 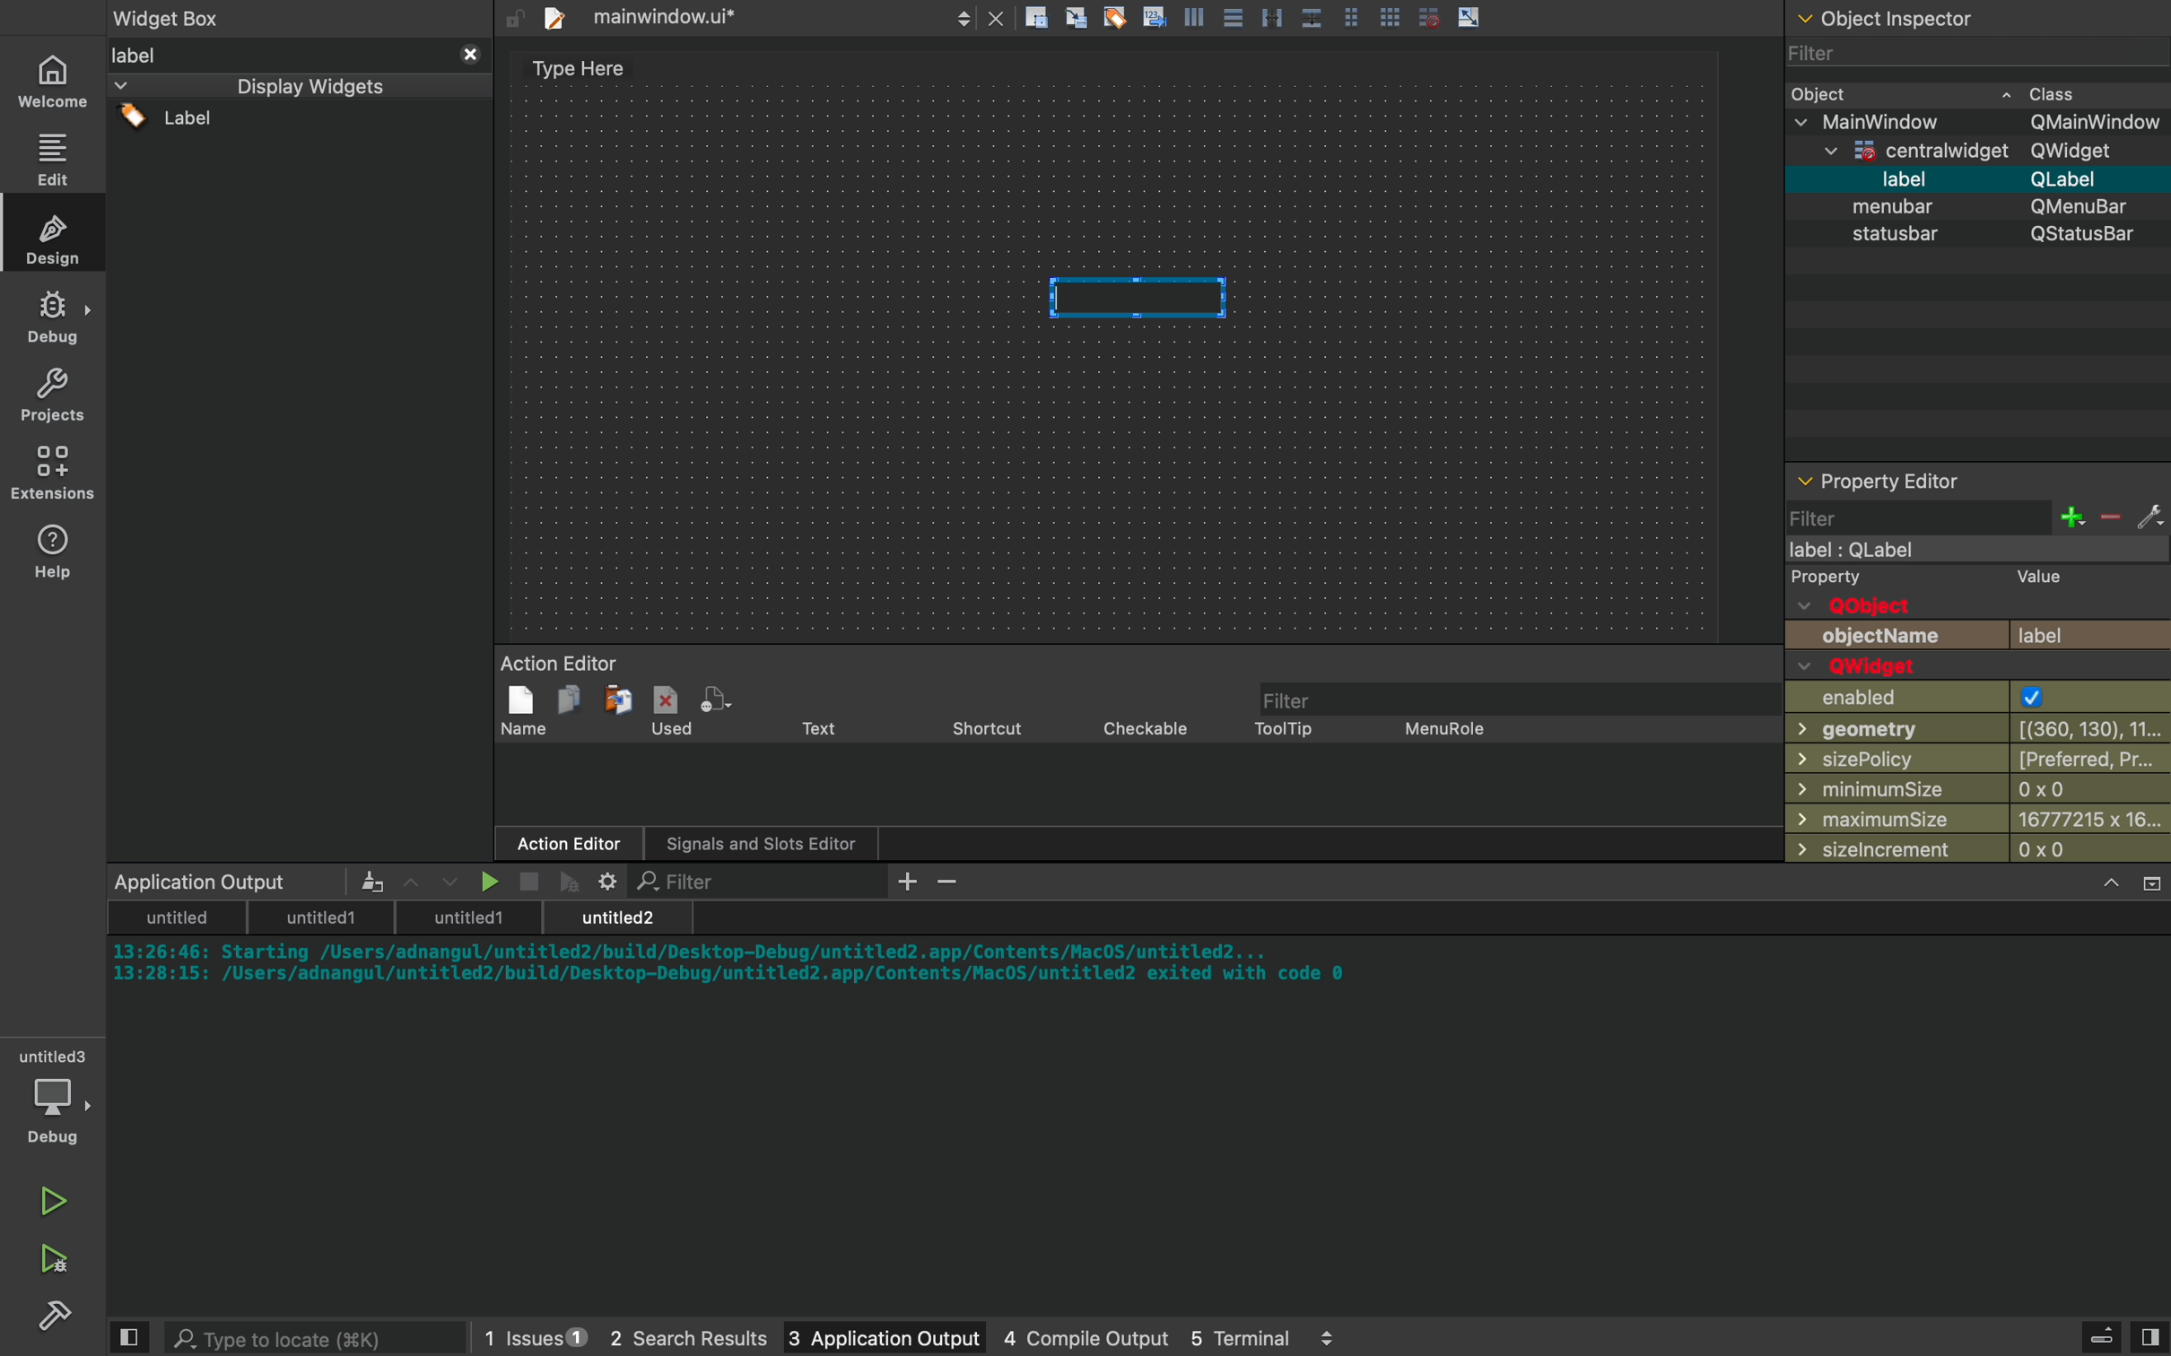 I want to click on widget box, so click(x=195, y=16).